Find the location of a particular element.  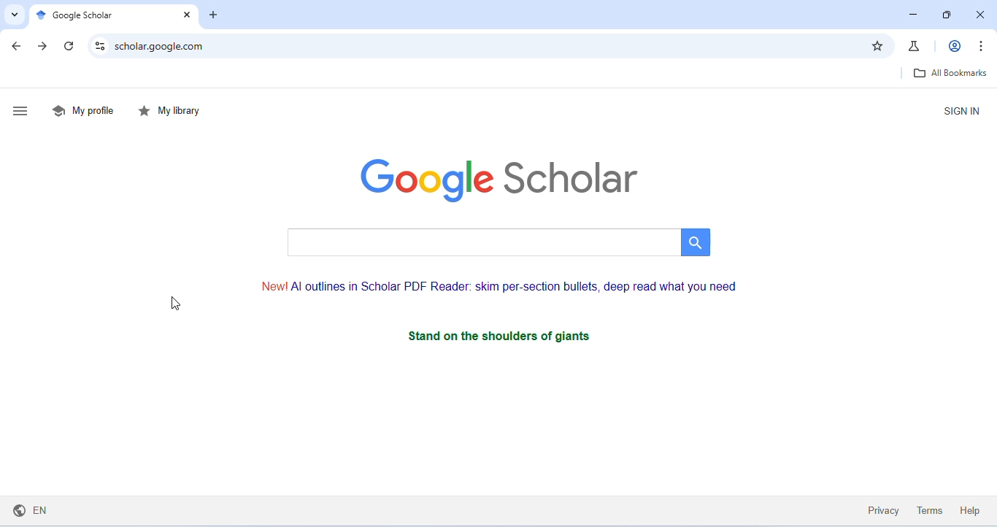

my library is located at coordinates (172, 112).